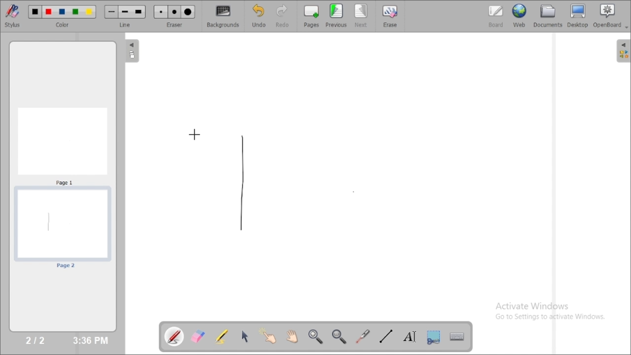  What do you see at coordinates (126, 25) in the screenshot?
I see `line` at bounding box center [126, 25].